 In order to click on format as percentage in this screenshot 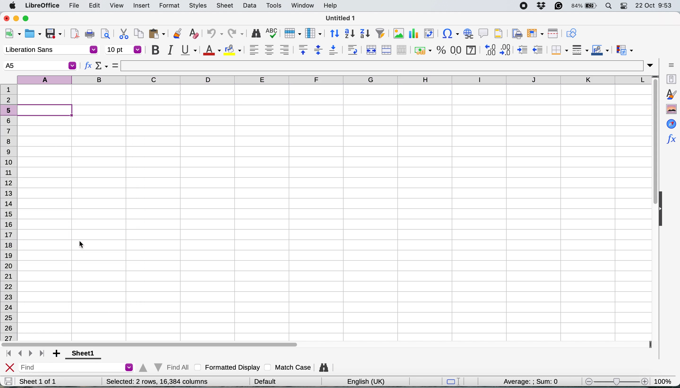, I will do `click(441, 50)`.